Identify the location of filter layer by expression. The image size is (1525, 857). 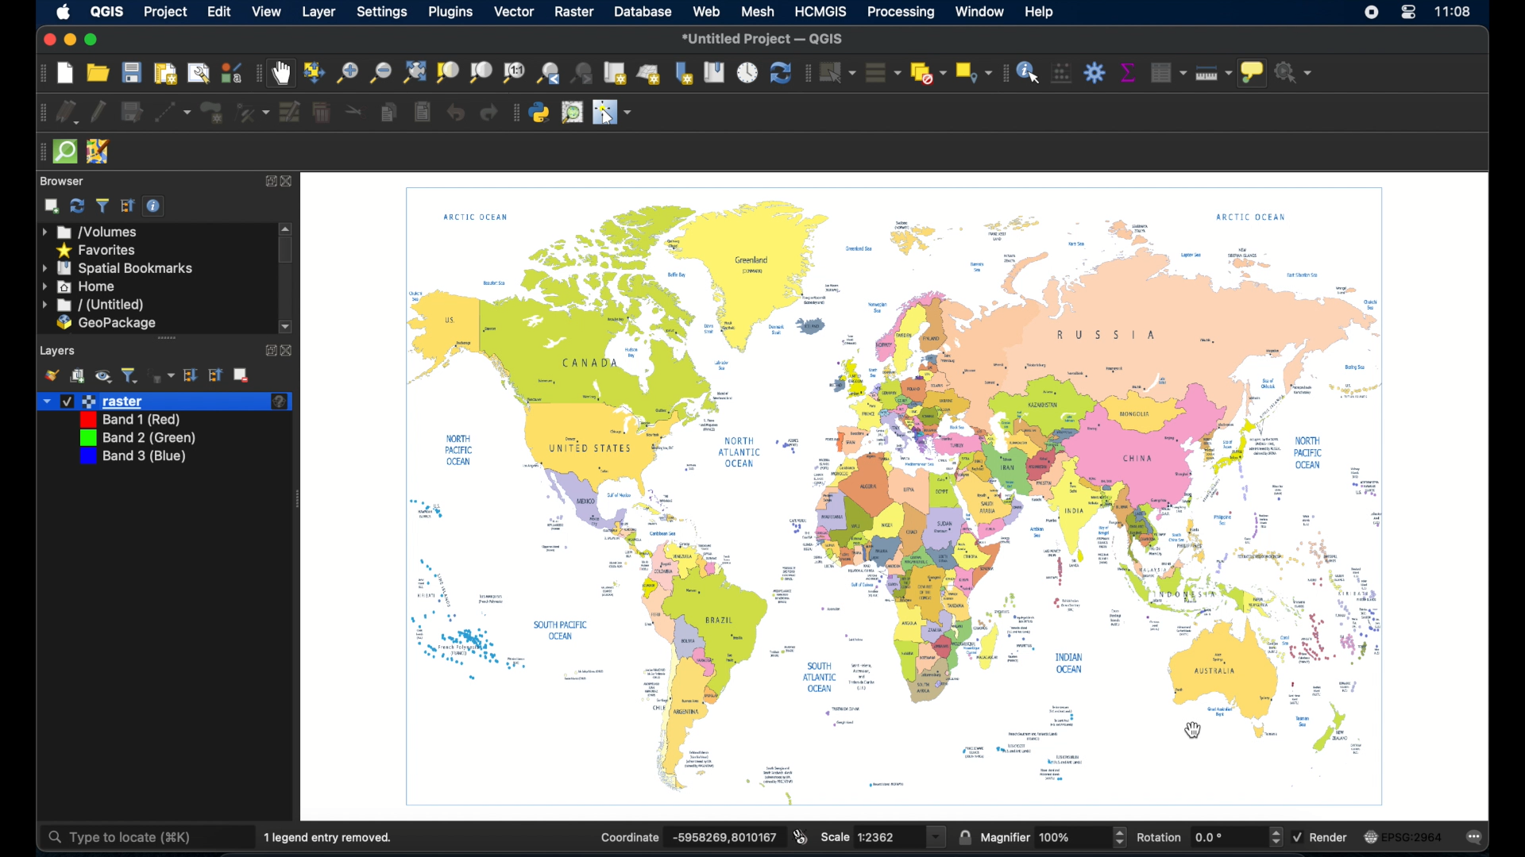
(161, 375).